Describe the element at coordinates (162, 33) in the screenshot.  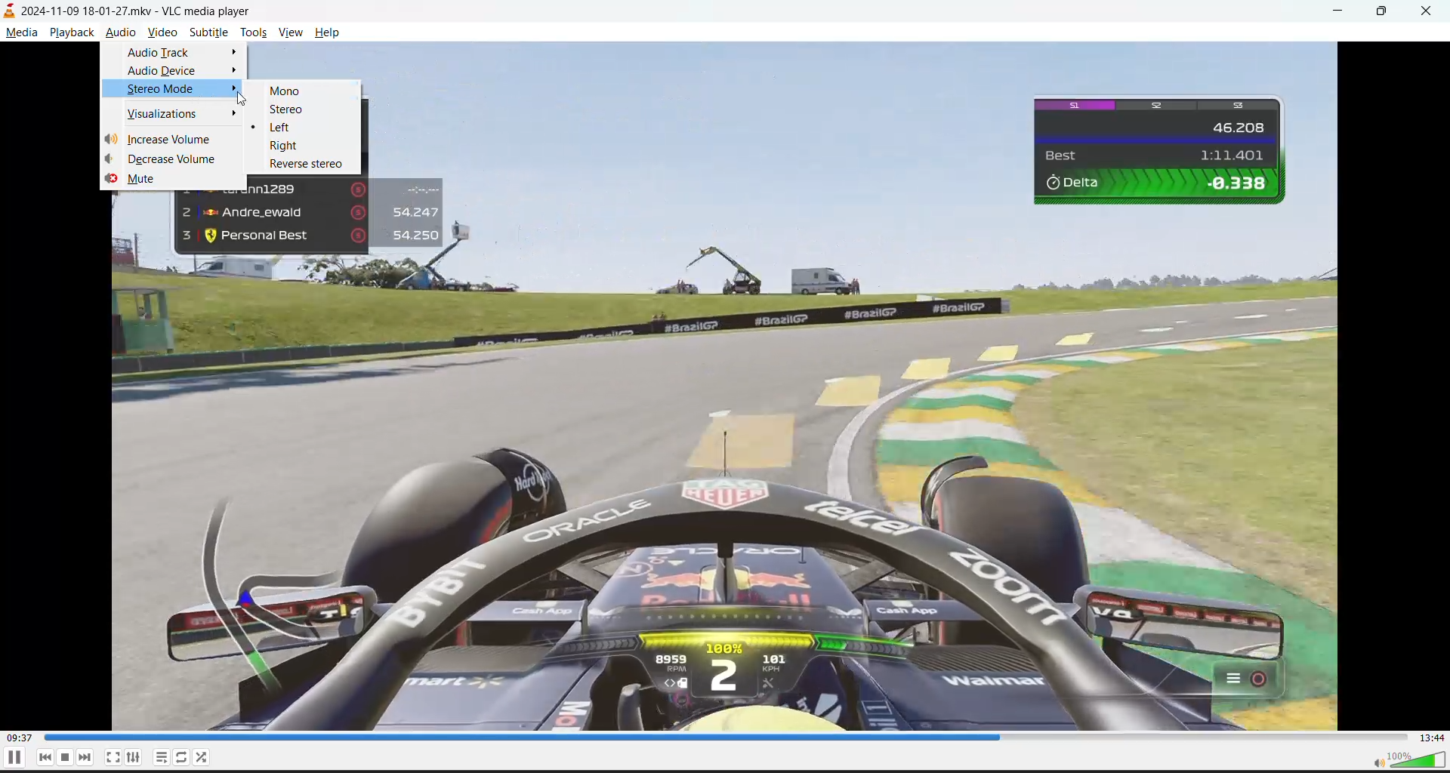
I see `video` at that location.